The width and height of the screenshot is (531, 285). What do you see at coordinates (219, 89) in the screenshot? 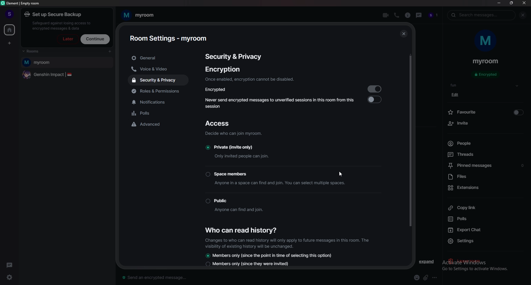
I see `encrypted` at bounding box center [219, 89].